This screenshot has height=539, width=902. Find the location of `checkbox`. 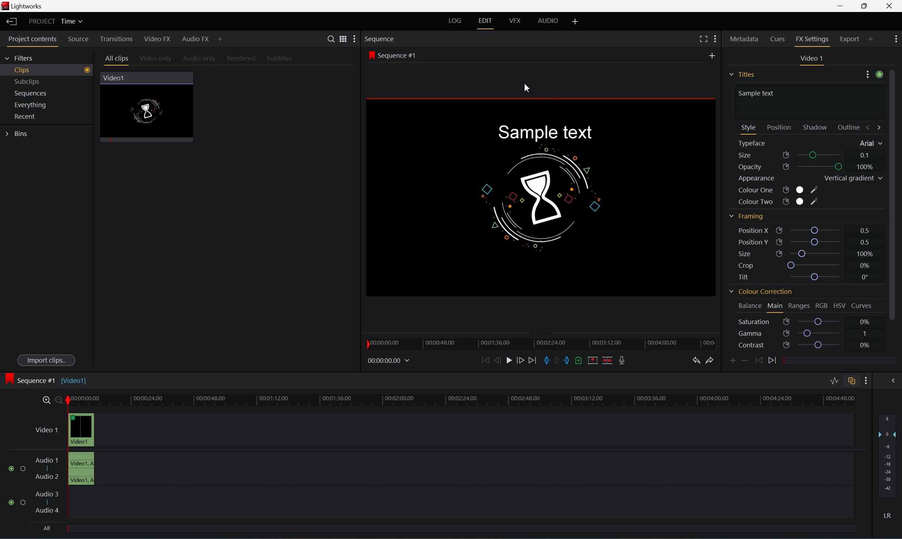

checkbox is located at coordinates (24, 469).